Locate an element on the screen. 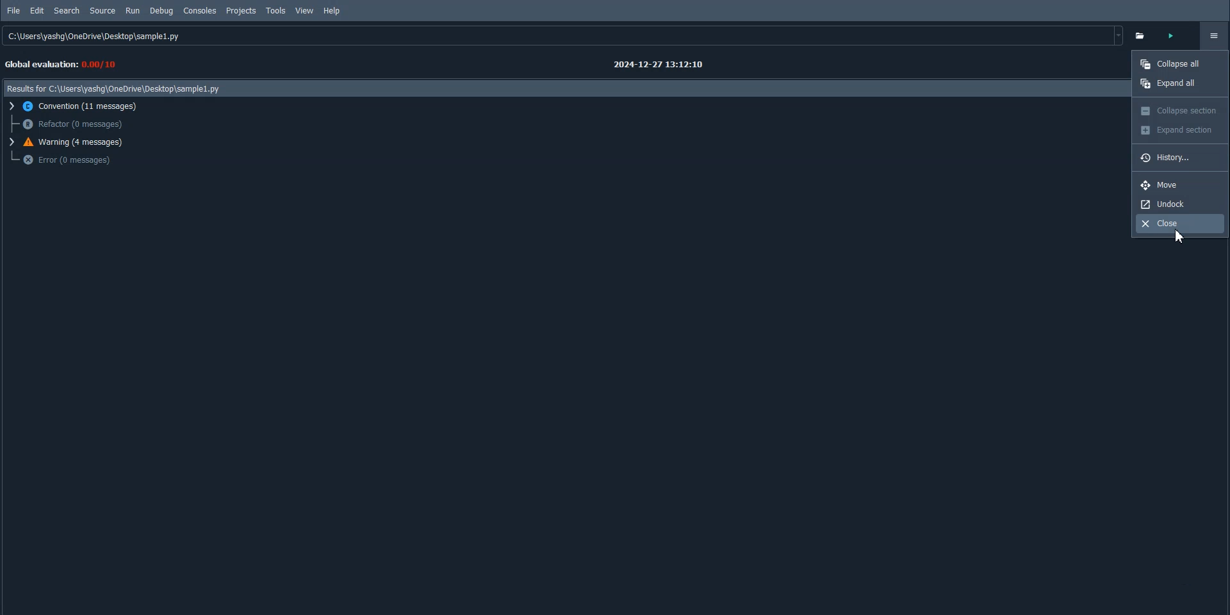 The image size is (1230, 615). Move is located at coordinates (1181, 185).